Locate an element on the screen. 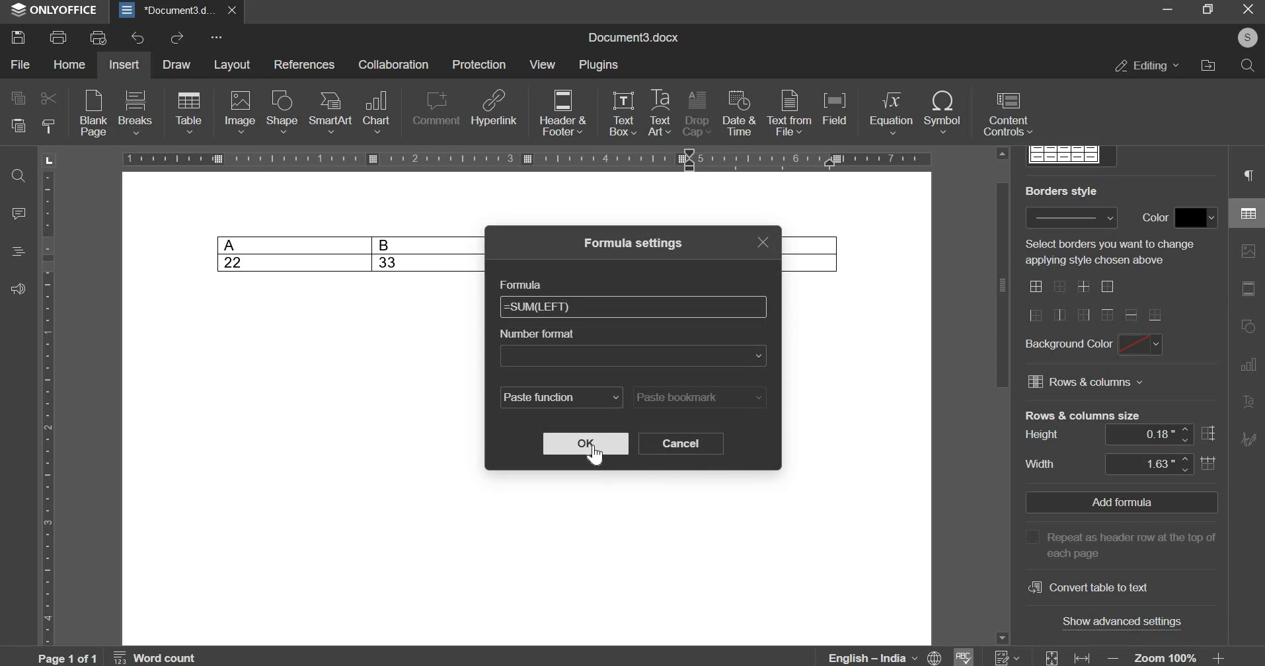 This screenshot has width=1265, height=666. comment is located at coordinates (21, 215).